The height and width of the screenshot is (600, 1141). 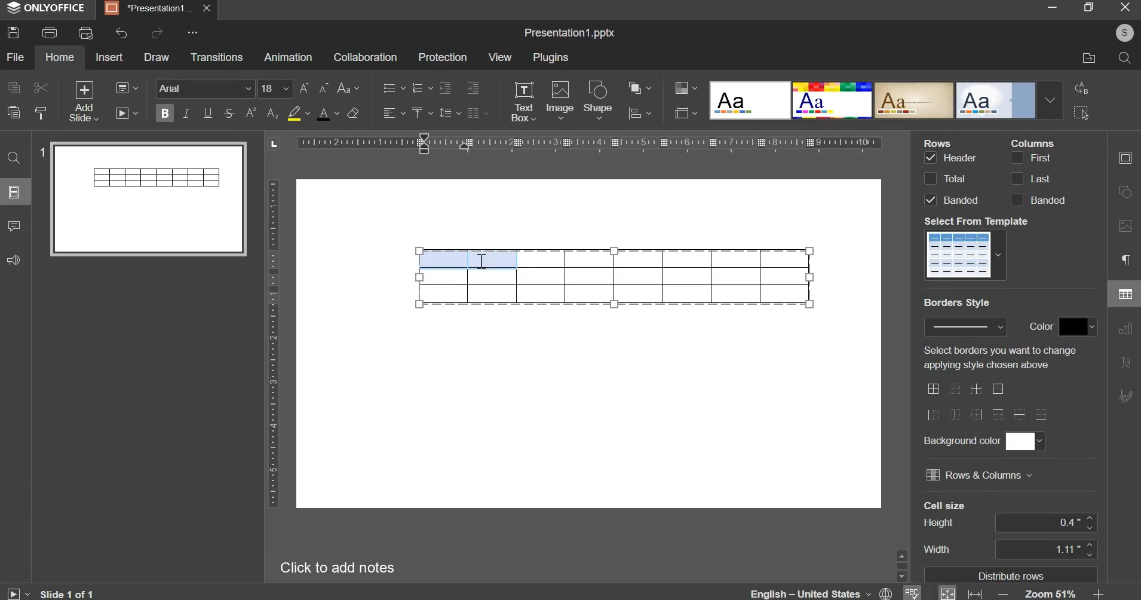 I want to click on language & spelling, so click(x=835, y=592).